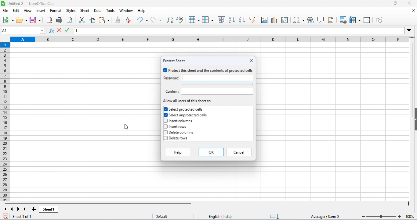 This screenshot has width=417, height=220. Describe the element at coordinates (171, 20) in the screenshot. I see `find and replace` at that location.